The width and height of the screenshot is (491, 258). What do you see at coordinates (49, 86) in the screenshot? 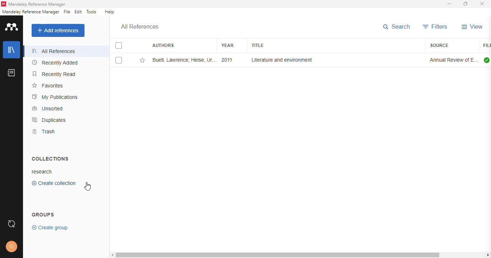
I see `favorites` at bounding box center [49, 86].